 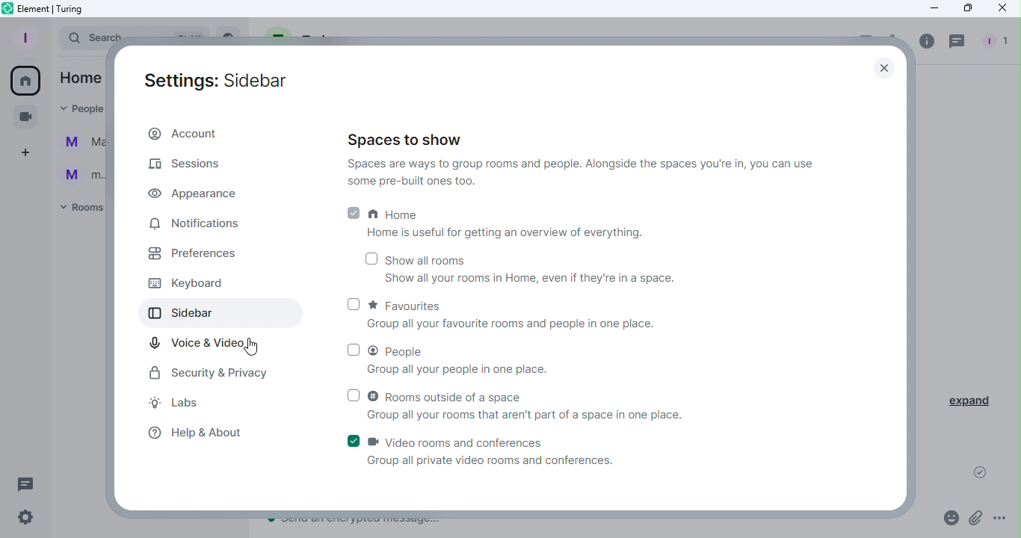 I want to click on Security and Privacy, so click(x=208, y=373).